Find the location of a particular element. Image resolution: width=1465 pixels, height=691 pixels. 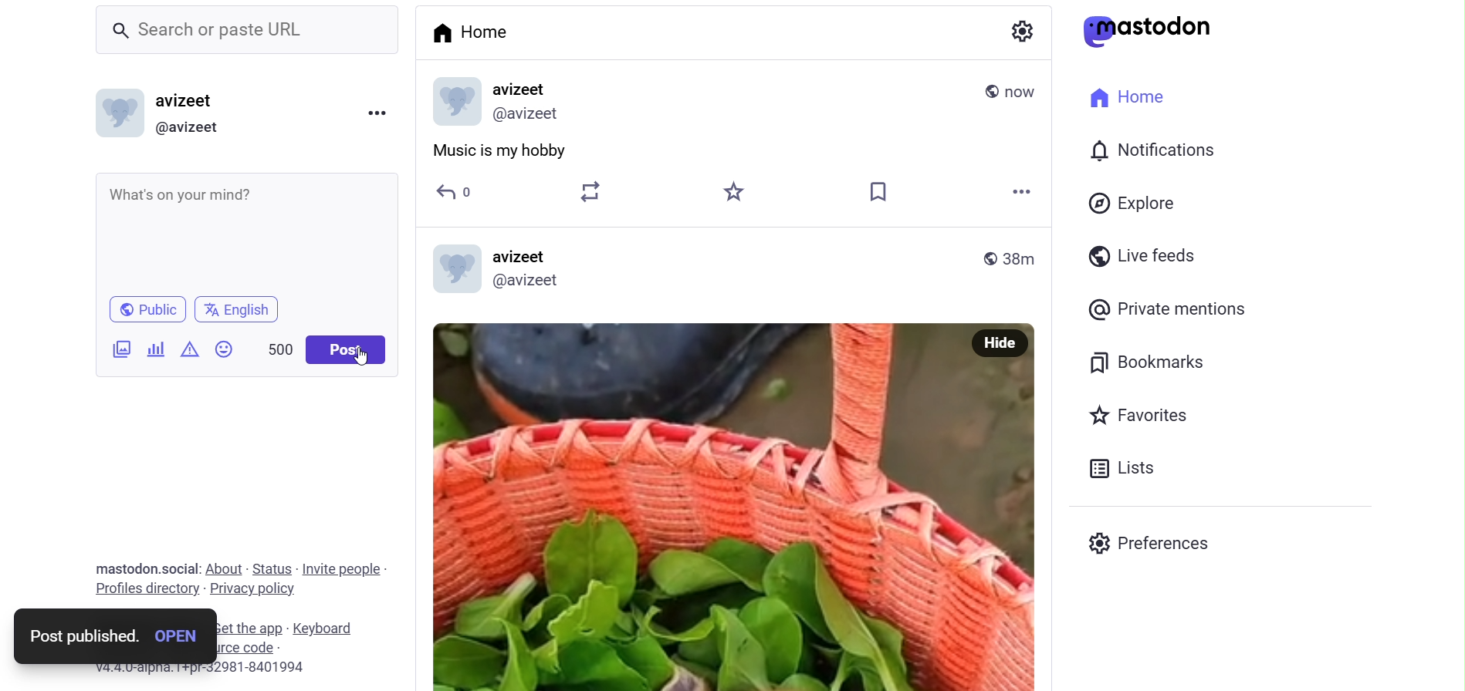

Keyboard is located at coordinates (329, 626).